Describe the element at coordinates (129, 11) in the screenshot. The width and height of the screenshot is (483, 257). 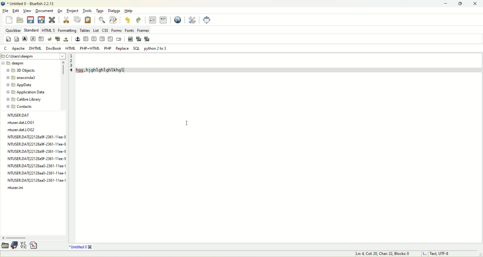
I see `help` at that location.